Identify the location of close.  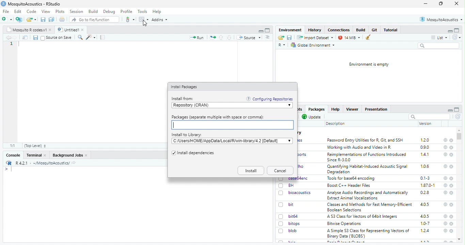
(452, 224).